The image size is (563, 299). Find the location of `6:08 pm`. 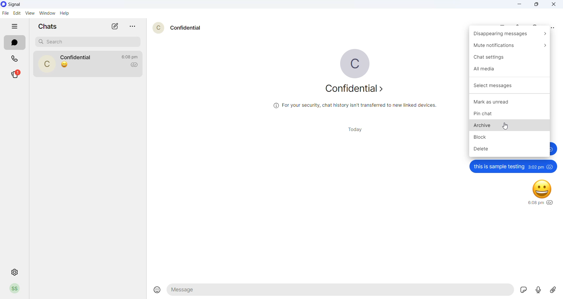

6:08 pm is located at coordinates (535, 203).